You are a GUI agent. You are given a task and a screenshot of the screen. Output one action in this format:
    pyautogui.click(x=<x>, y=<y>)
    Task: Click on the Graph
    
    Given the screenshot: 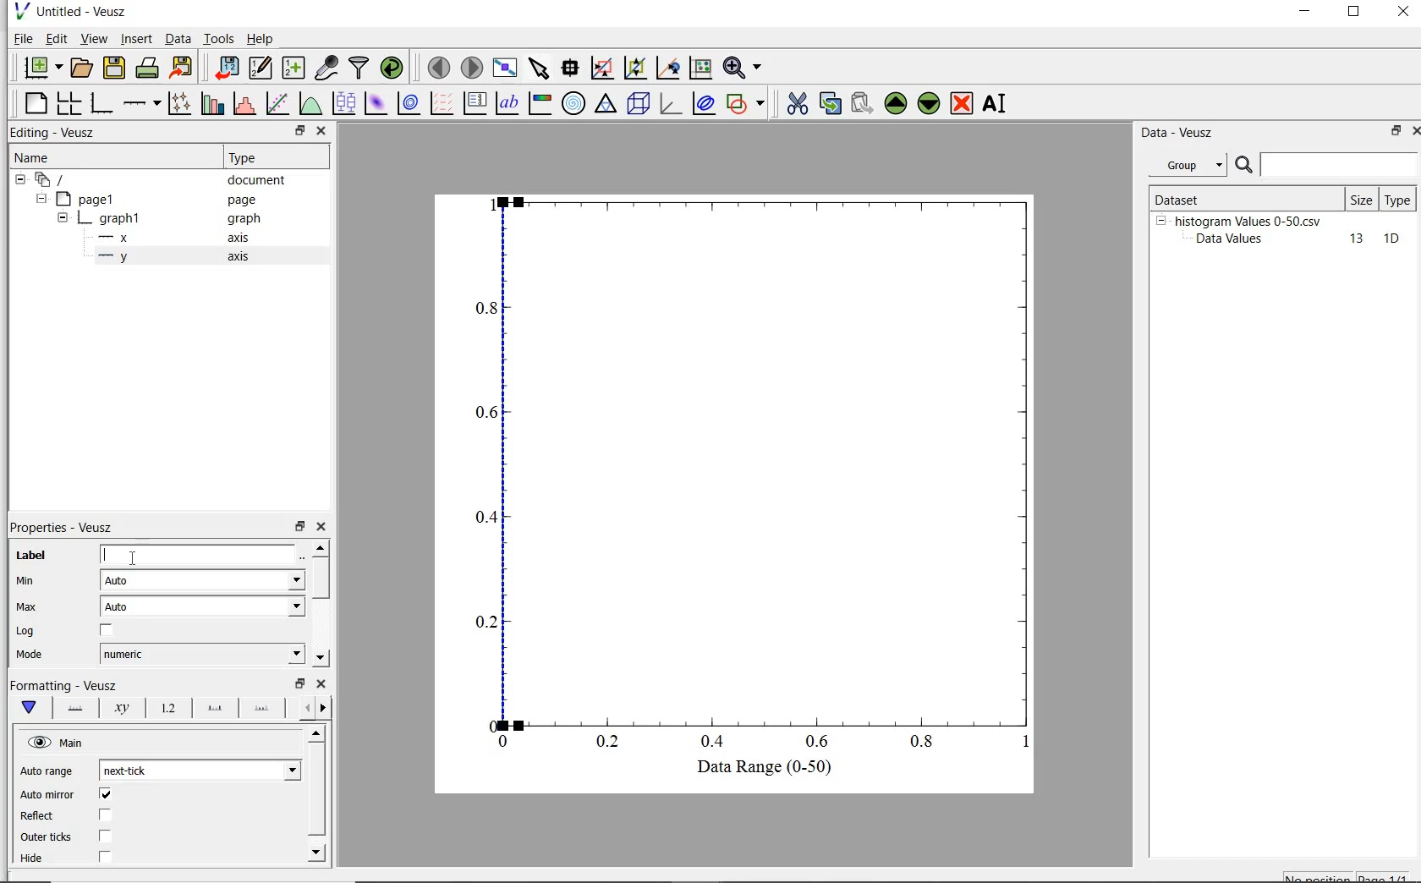 What is the action you would take?
    pyautogui.click(x=753, y=470)
    